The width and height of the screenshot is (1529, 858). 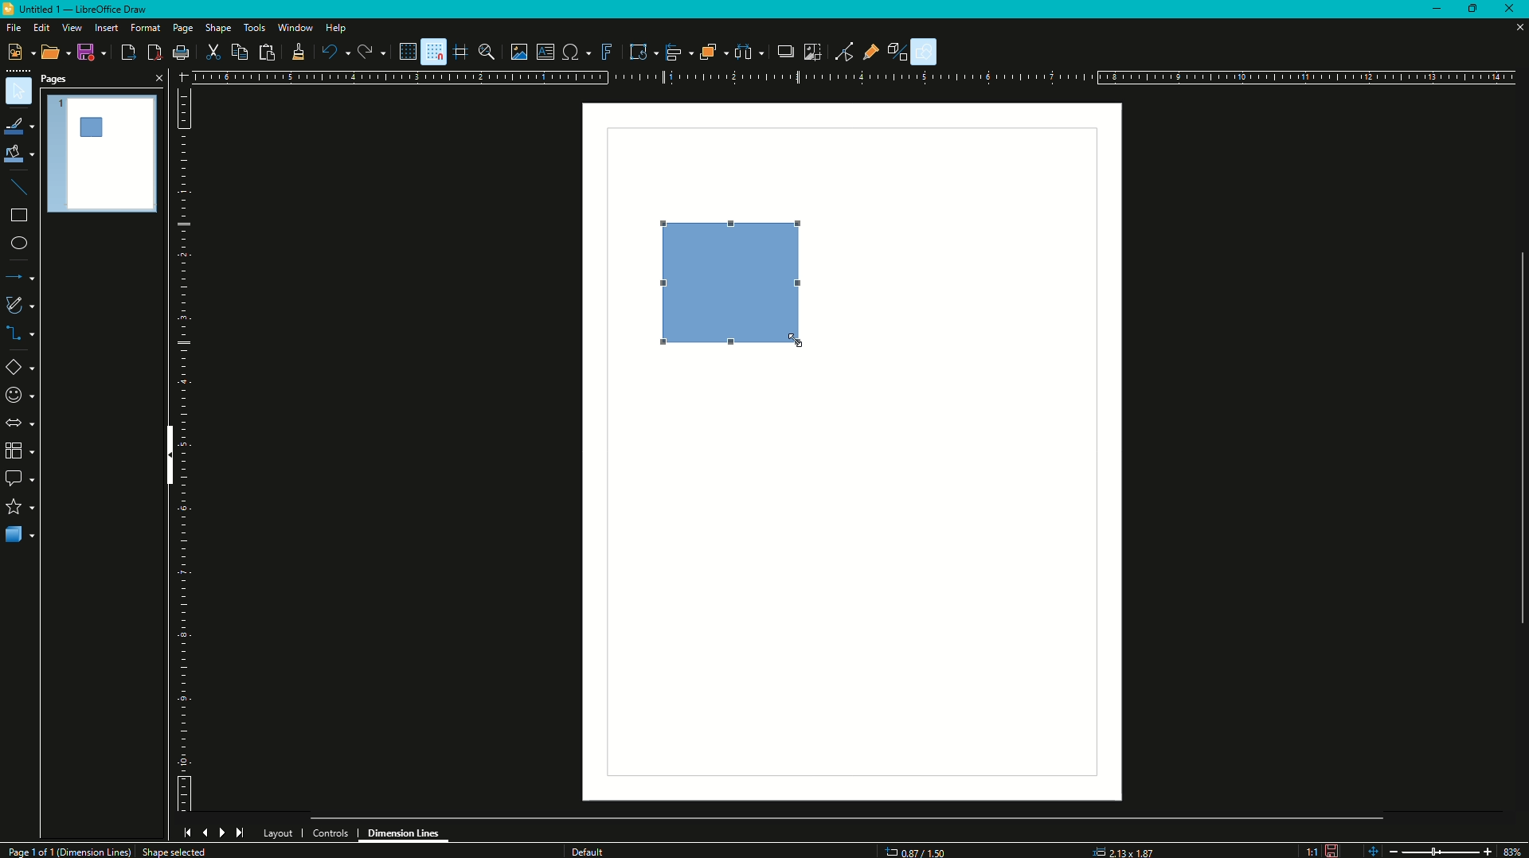 I want to click on Cut, so click(x=213, y=52).